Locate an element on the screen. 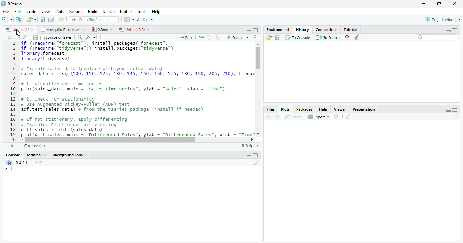  Refresh is located at coordinates (456, 117).